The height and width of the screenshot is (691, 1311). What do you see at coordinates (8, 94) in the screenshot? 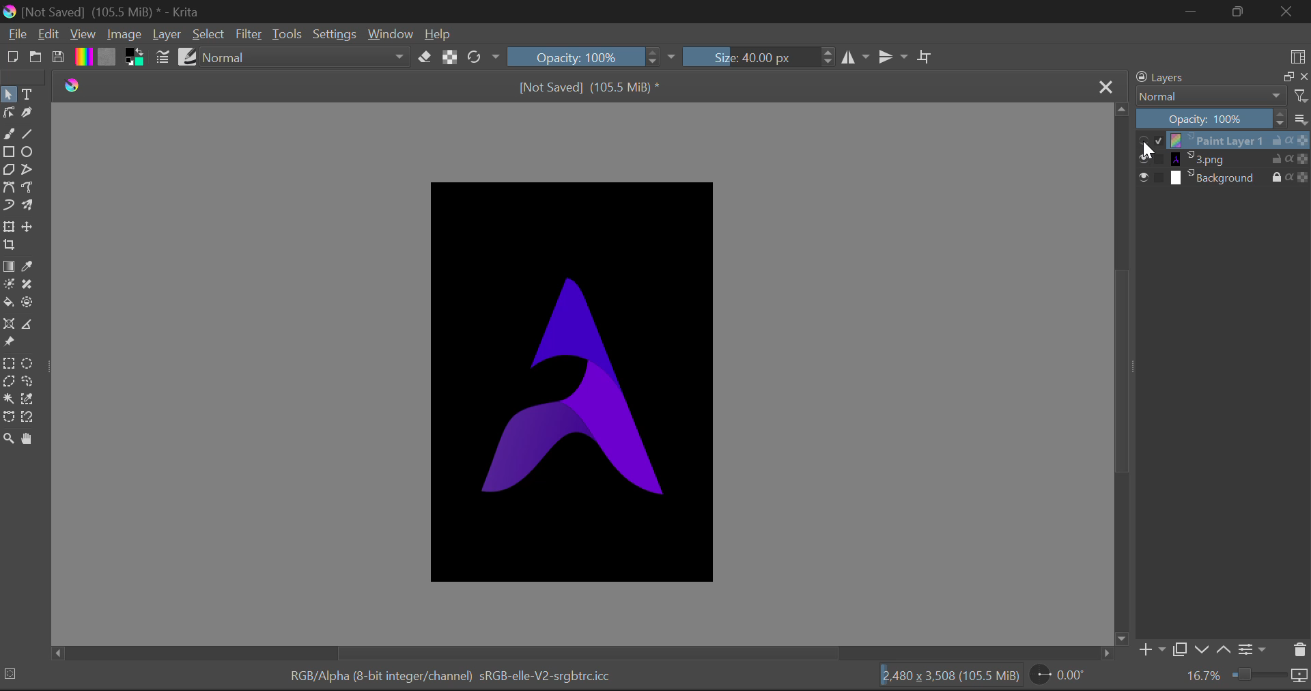
I see `Select` at bounding box center [8, 94].